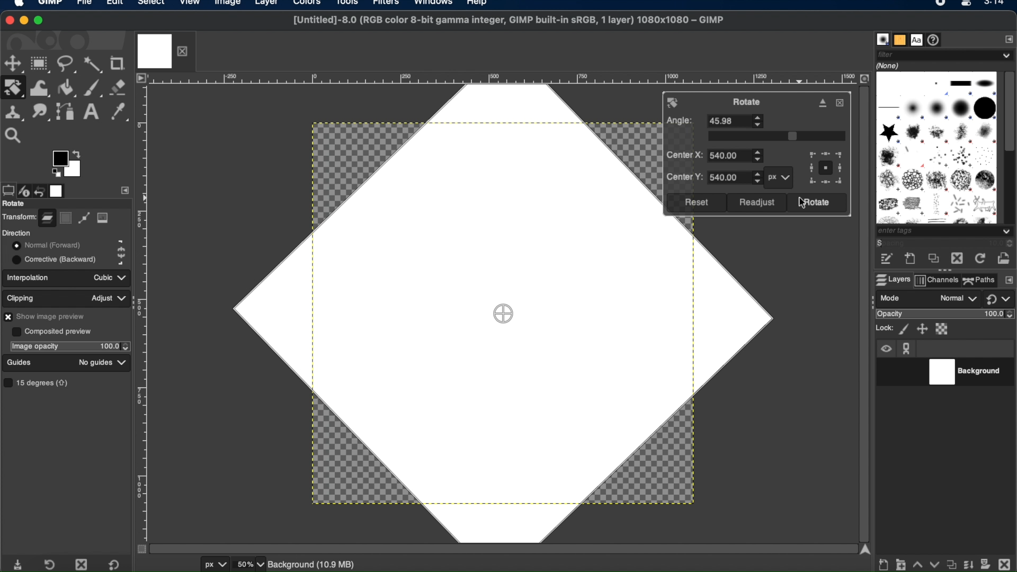  What do you see at coordinates (109, 298) in the screenshot?
I see `adjust dropdown` at bounding box center [109, 298].